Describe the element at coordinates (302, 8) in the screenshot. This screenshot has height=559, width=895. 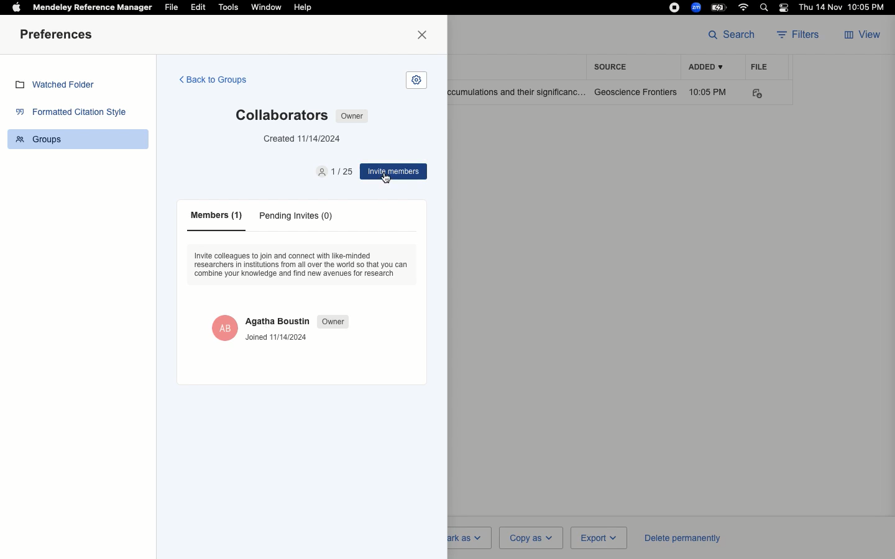
I see `Help` at that location.